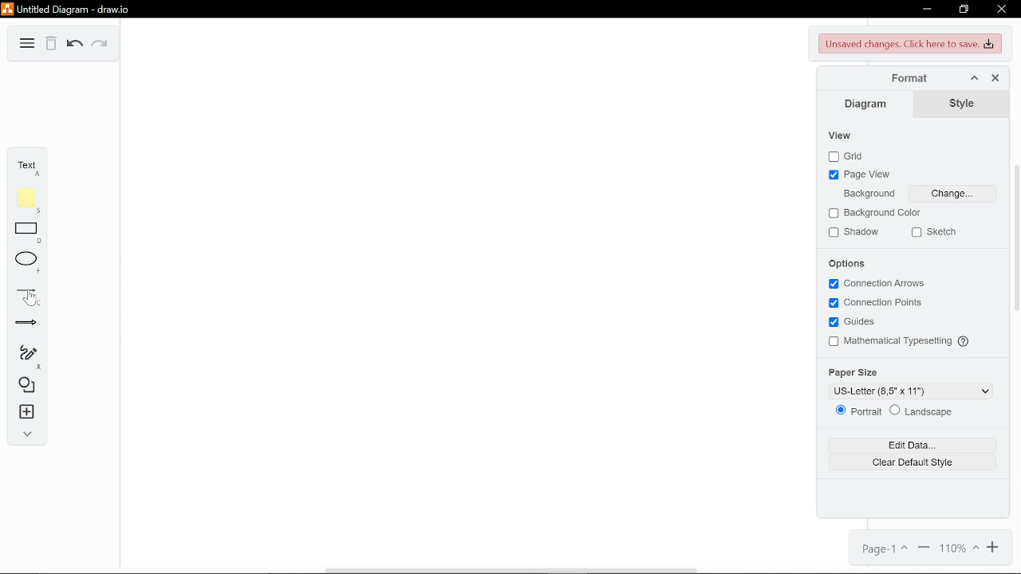 This screenshot has width=1021, height=574. I want to click on Sketch, so click(933, 233).